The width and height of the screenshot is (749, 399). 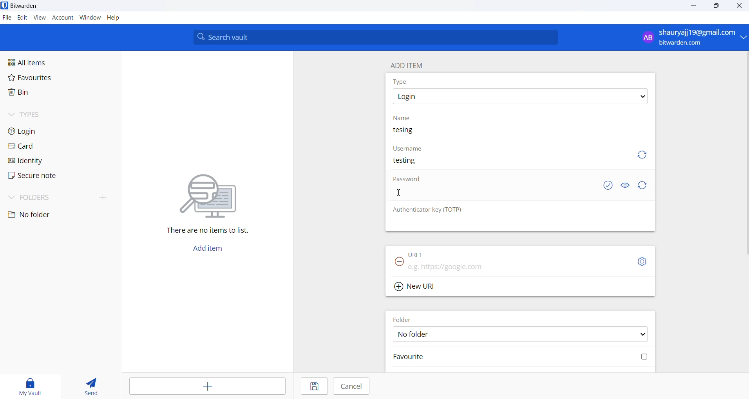 I want to click on save, so click(x=313, y=386).